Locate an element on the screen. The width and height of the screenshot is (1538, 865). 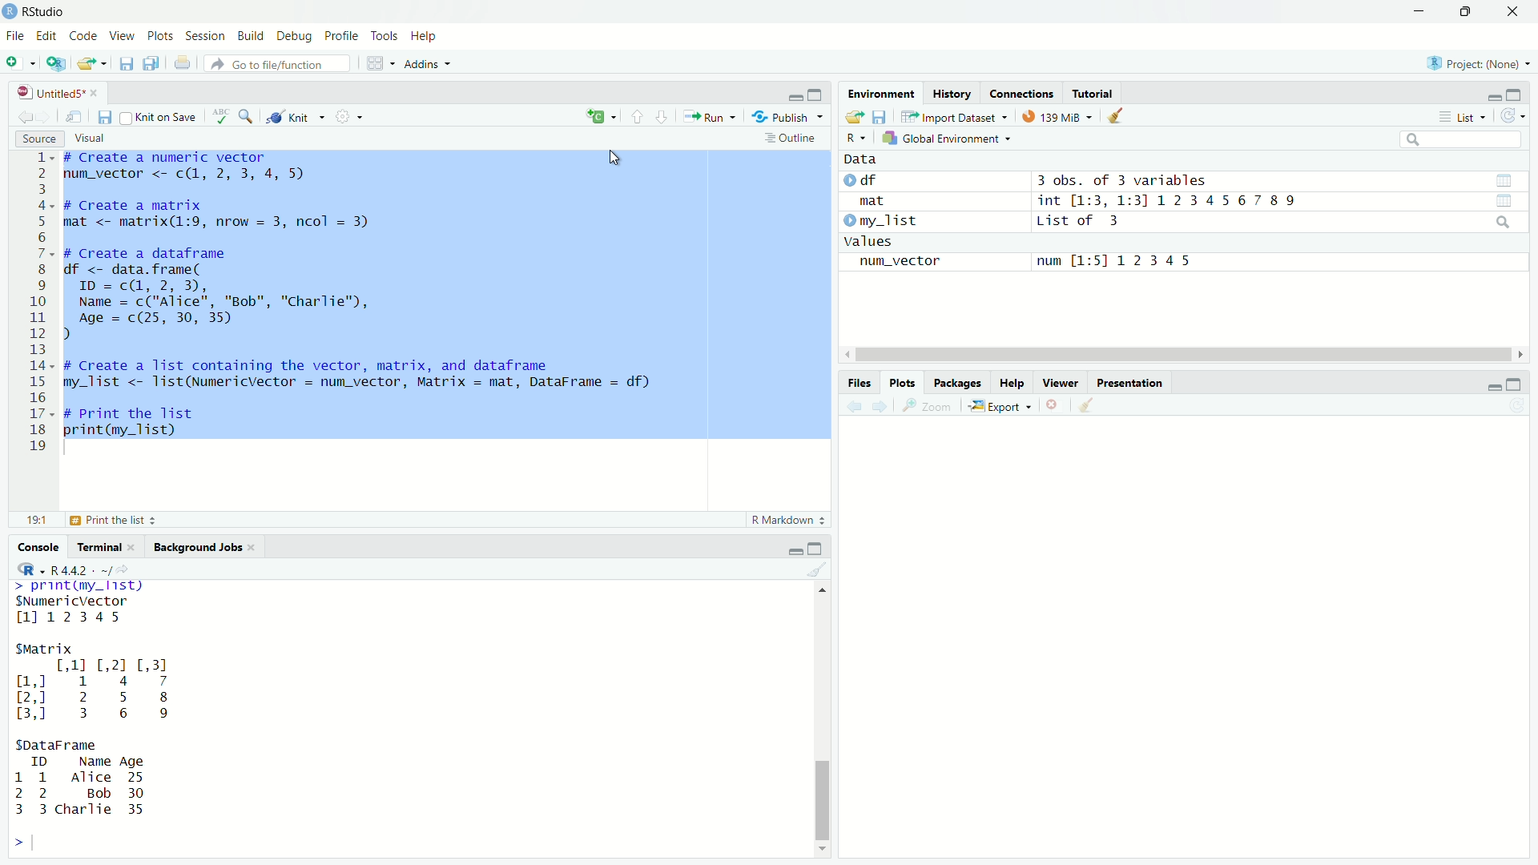
maximise is located at coordinates (1464, 12).